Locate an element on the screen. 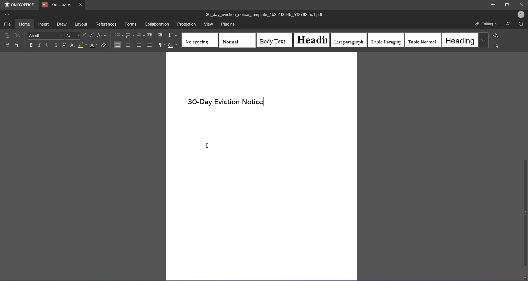  protection is located at coordinates (186, 24).